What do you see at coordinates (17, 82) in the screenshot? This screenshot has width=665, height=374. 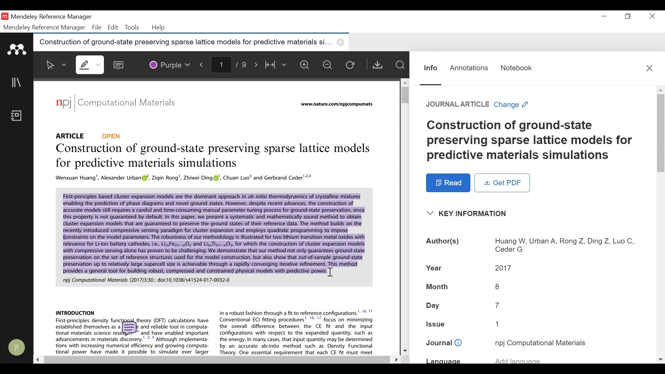 I see `Library` at bounding box center [17, 82].